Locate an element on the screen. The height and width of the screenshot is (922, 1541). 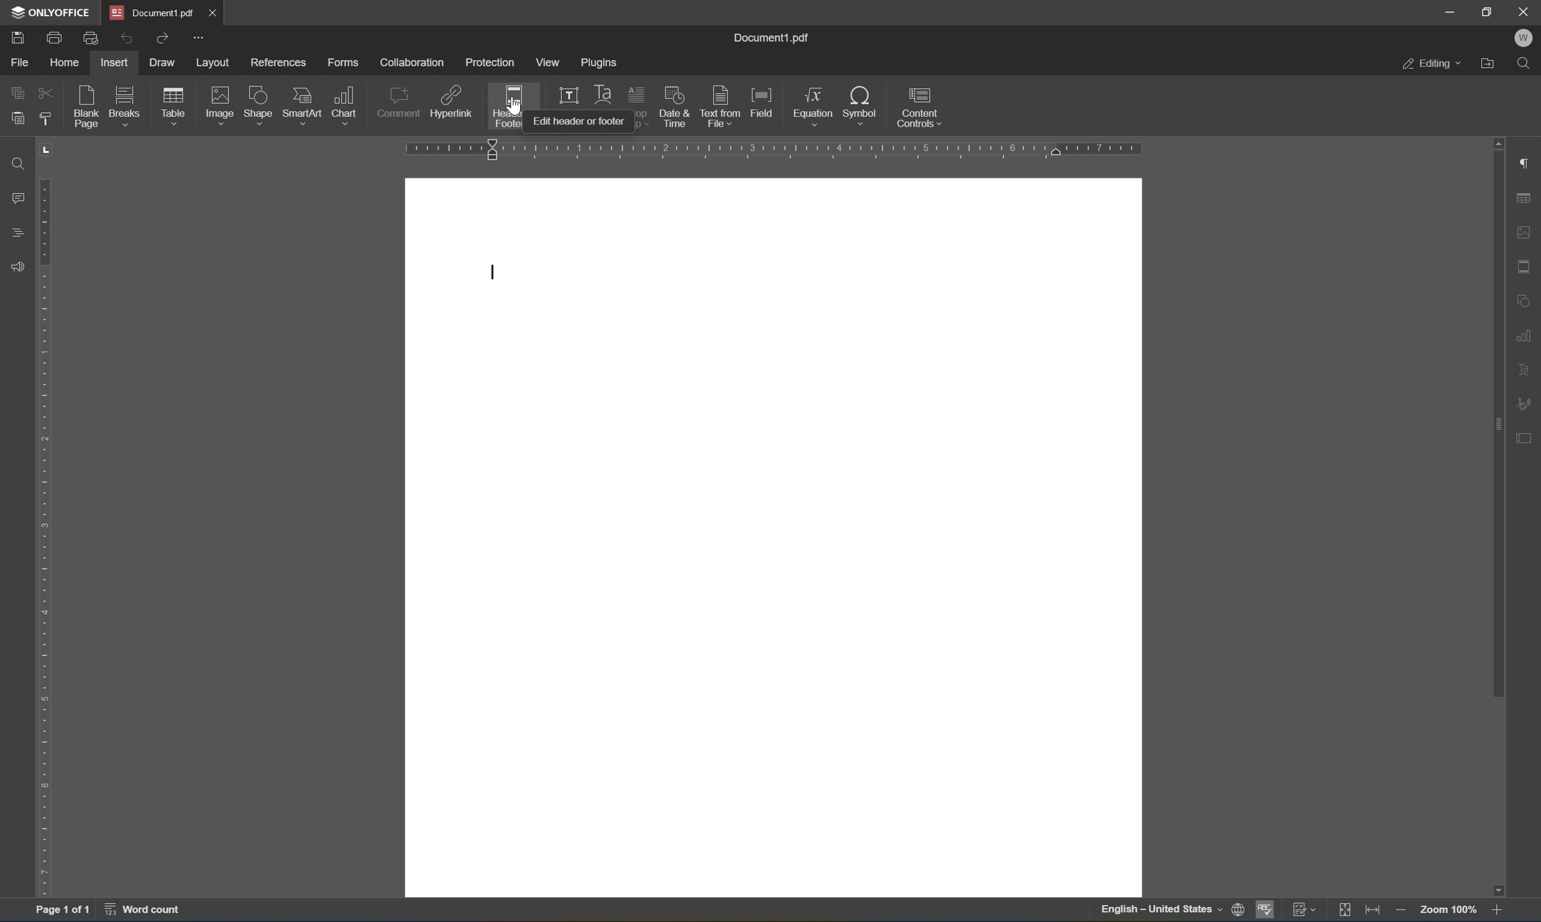
document.pdf is located at coordinates (153, 12).